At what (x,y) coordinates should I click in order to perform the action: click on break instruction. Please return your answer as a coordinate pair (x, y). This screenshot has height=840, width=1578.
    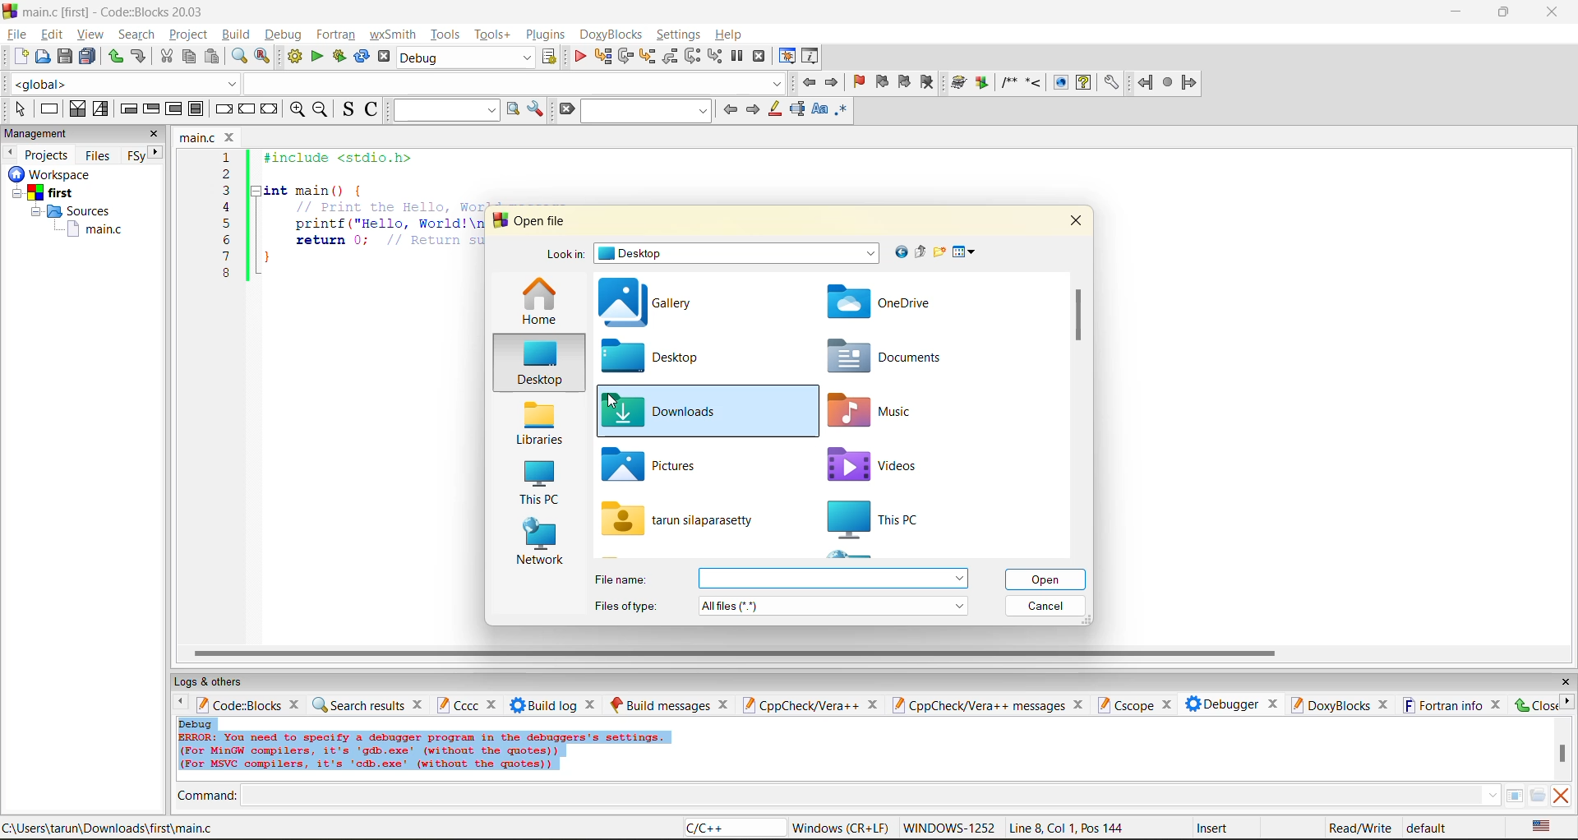
    Looking at the image, I should click on (221, 108).